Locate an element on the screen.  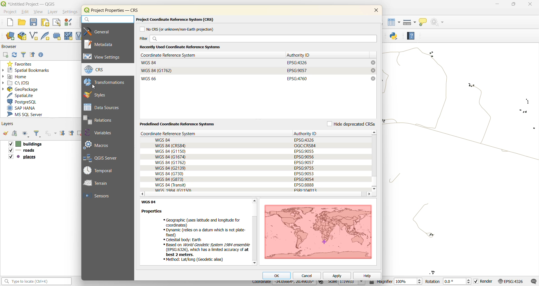
add is located at coordinates (14, 133).